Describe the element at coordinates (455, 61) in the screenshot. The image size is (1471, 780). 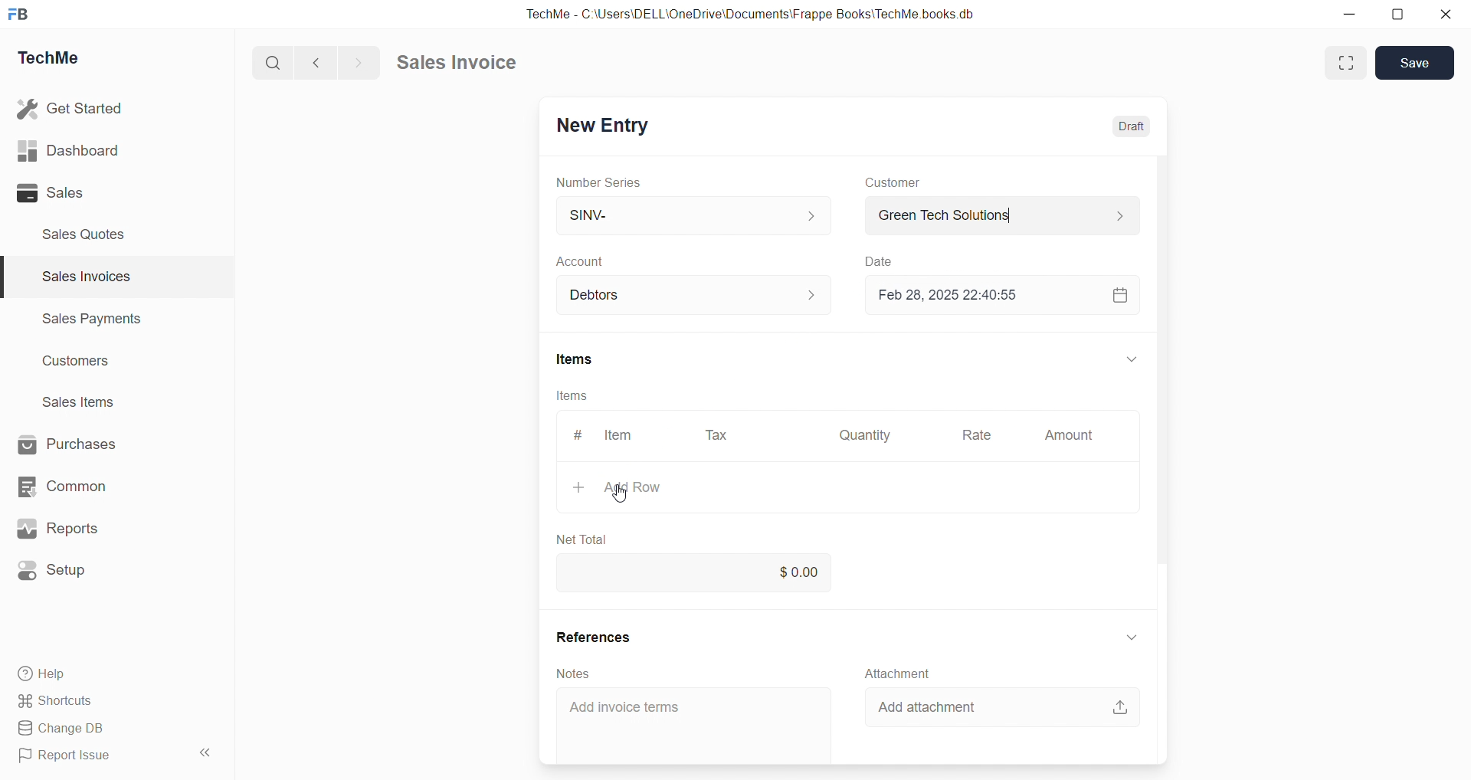
I see `Sales invoice` at that location.